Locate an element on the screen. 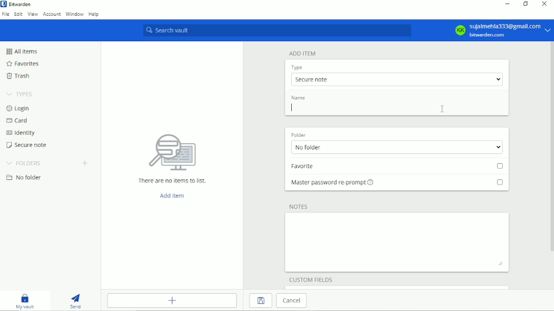 The height and width of the screenshot is (311, 554). Vertical scrollbar is located at coordinates (550, 149).